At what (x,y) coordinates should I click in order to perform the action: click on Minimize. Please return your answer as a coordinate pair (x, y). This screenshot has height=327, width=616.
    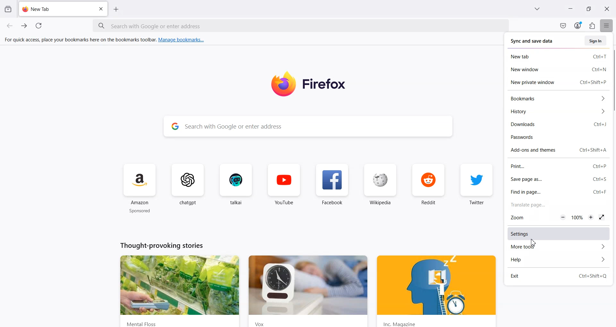
    Looking at the image, I should click on (570, 9).